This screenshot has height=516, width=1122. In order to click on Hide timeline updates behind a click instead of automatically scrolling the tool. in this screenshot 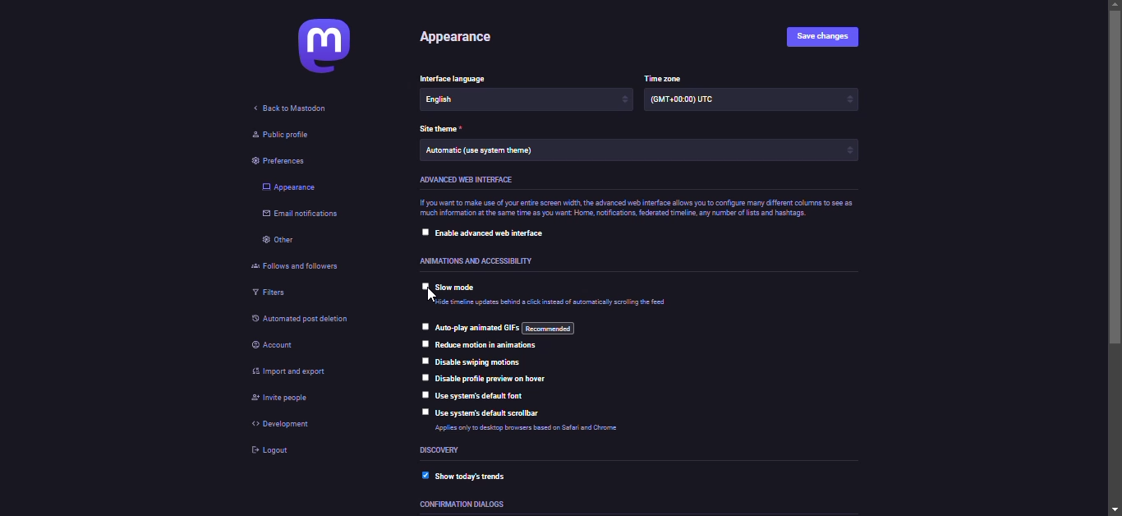, I will do `click(545, 302)`.